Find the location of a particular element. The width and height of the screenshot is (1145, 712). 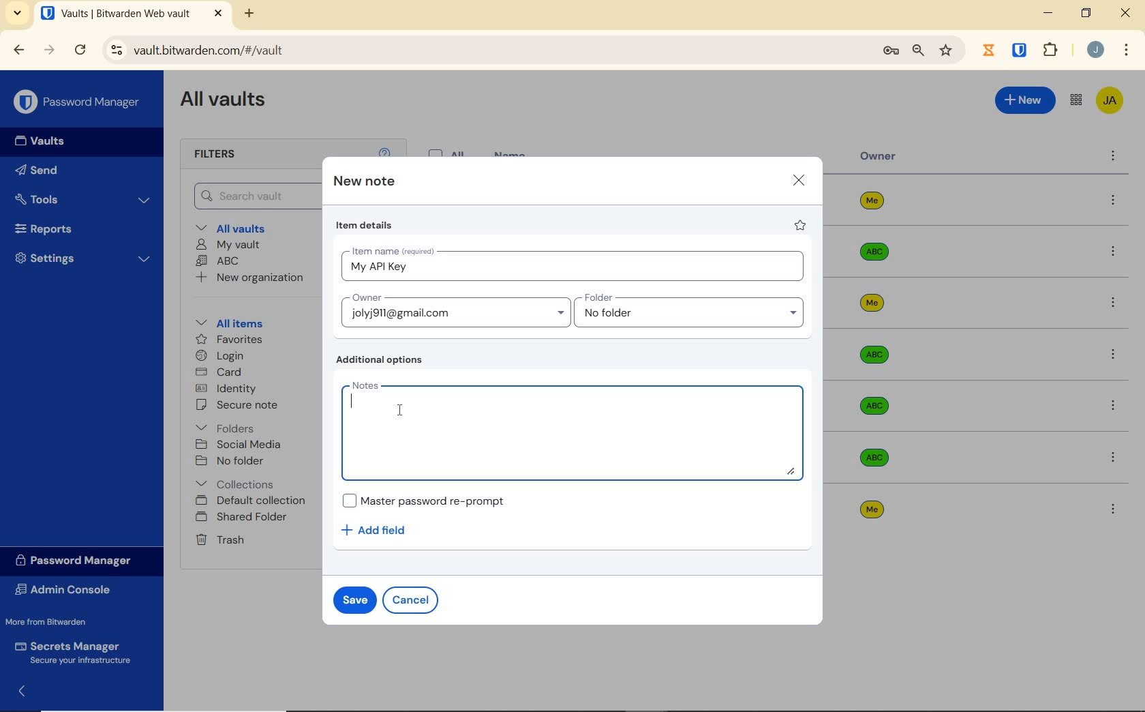

card is located at coordinates (221, 372).